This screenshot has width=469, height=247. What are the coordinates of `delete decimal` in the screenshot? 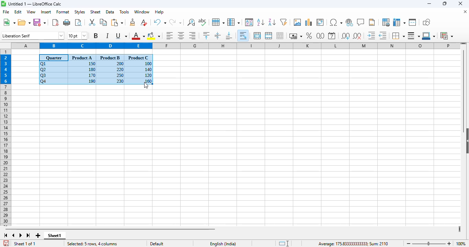 It's located at (357, 36).